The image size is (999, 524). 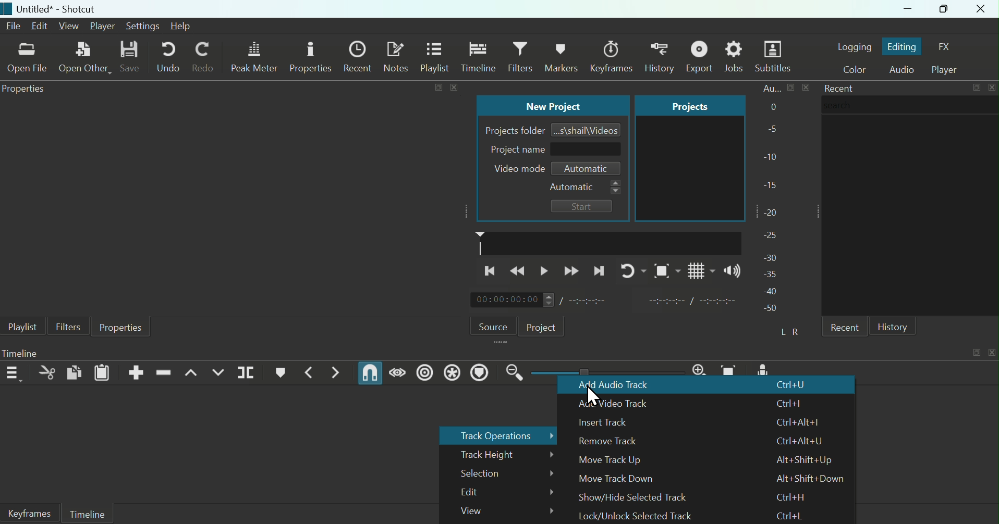 I want to click on Lift, so click(x=190, y=372).